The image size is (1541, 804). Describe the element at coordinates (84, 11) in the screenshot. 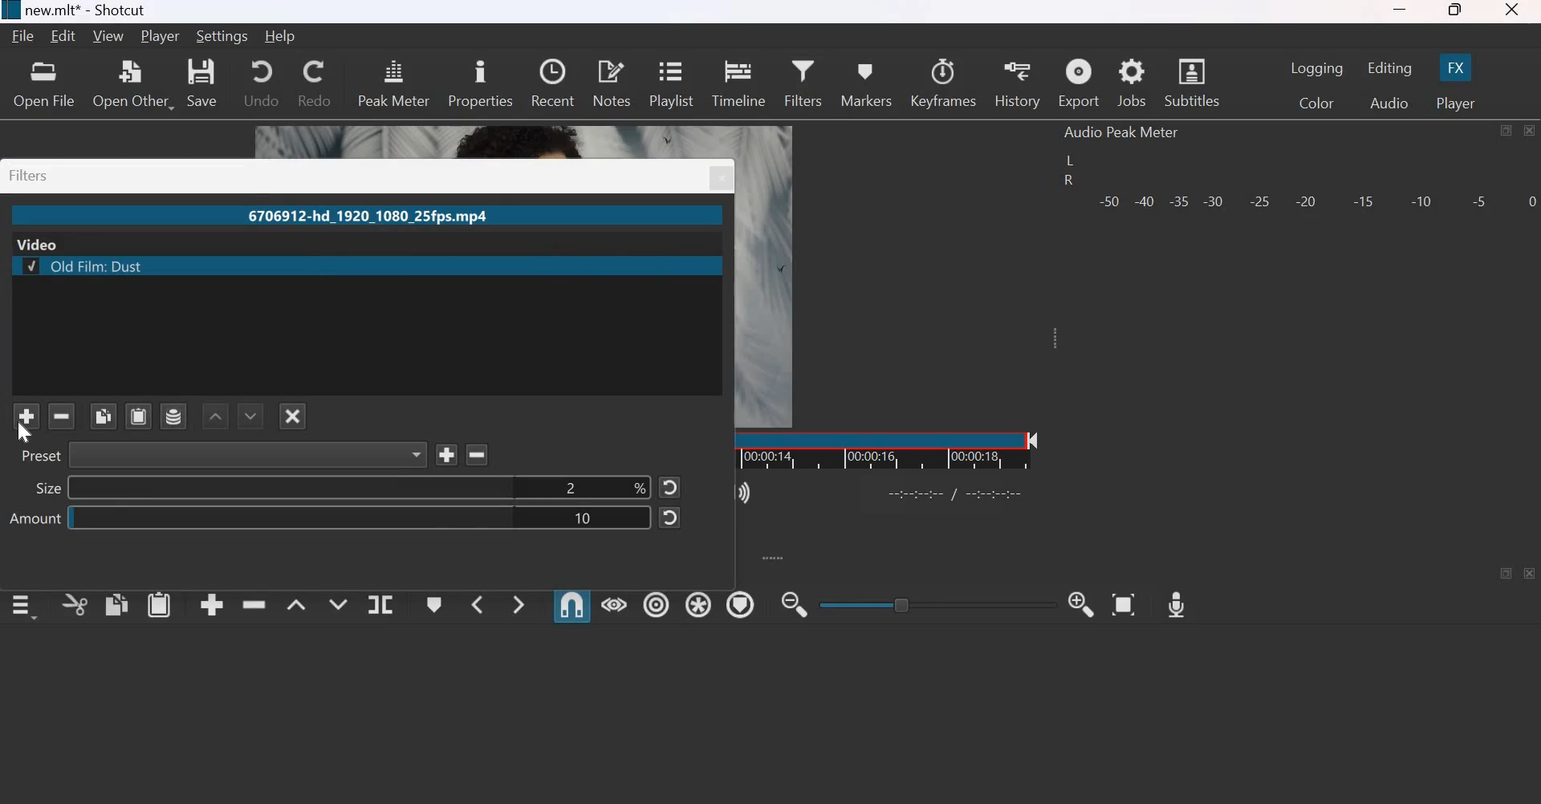

I see `new.mlt* - Shotcut` at that location.